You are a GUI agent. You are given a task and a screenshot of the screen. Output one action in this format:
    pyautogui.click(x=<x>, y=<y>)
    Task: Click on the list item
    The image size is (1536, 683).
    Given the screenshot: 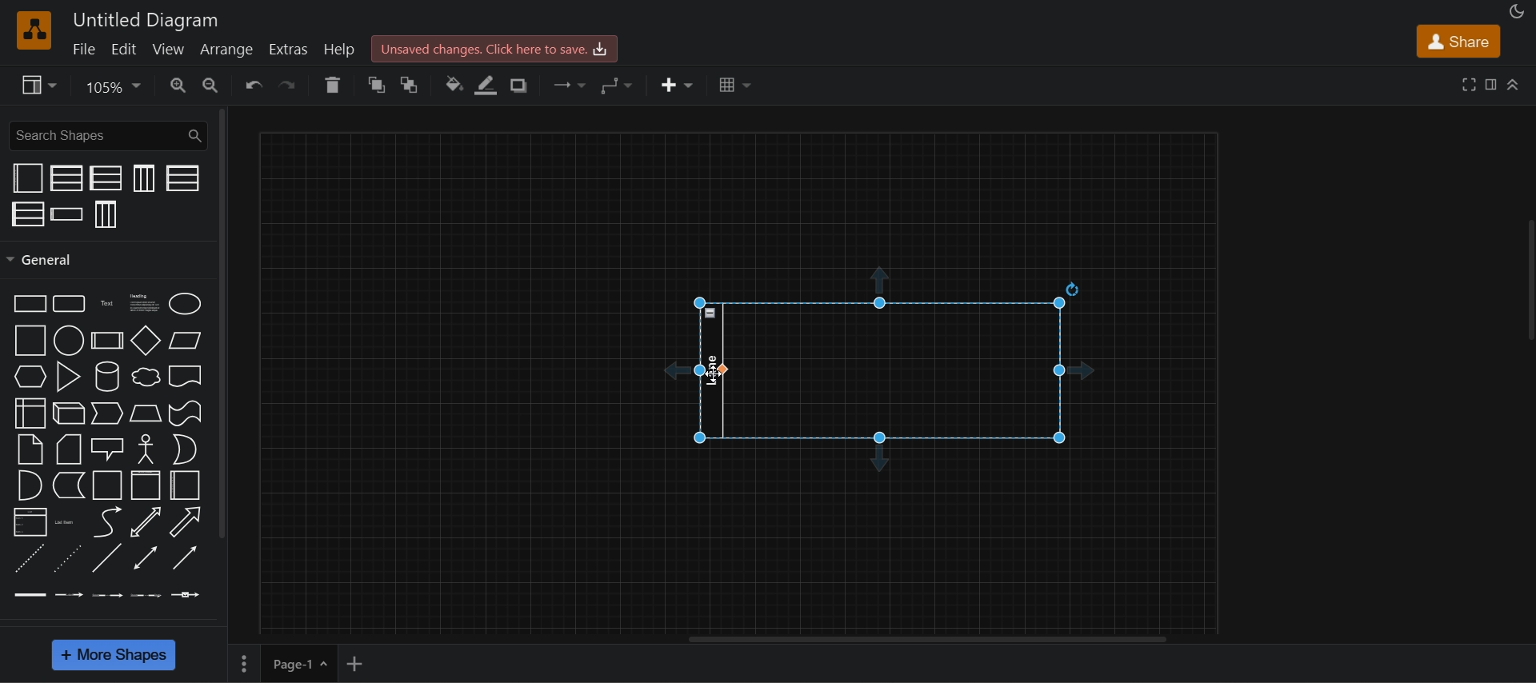 What is the action you would take?
    pyautogui.click(x=66, y=523)
    